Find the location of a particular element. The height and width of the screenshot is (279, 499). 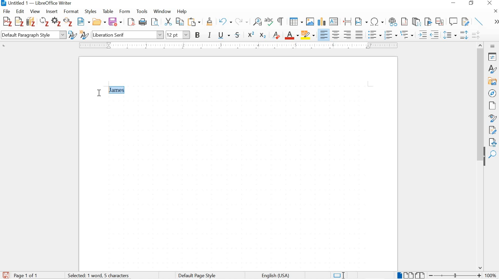

move down is located at coordinates (481, 268).